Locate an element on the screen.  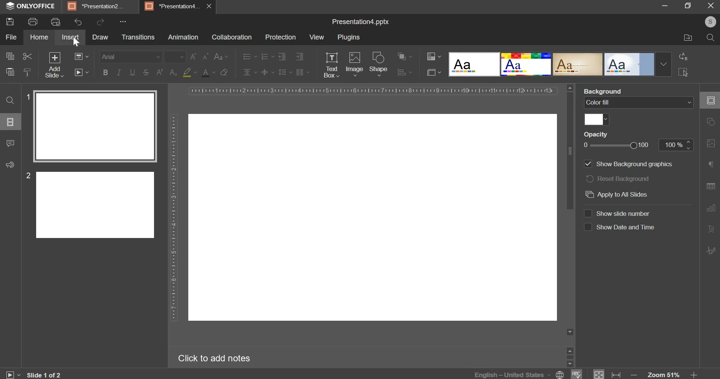
cut is located at coordinates (27, 56).